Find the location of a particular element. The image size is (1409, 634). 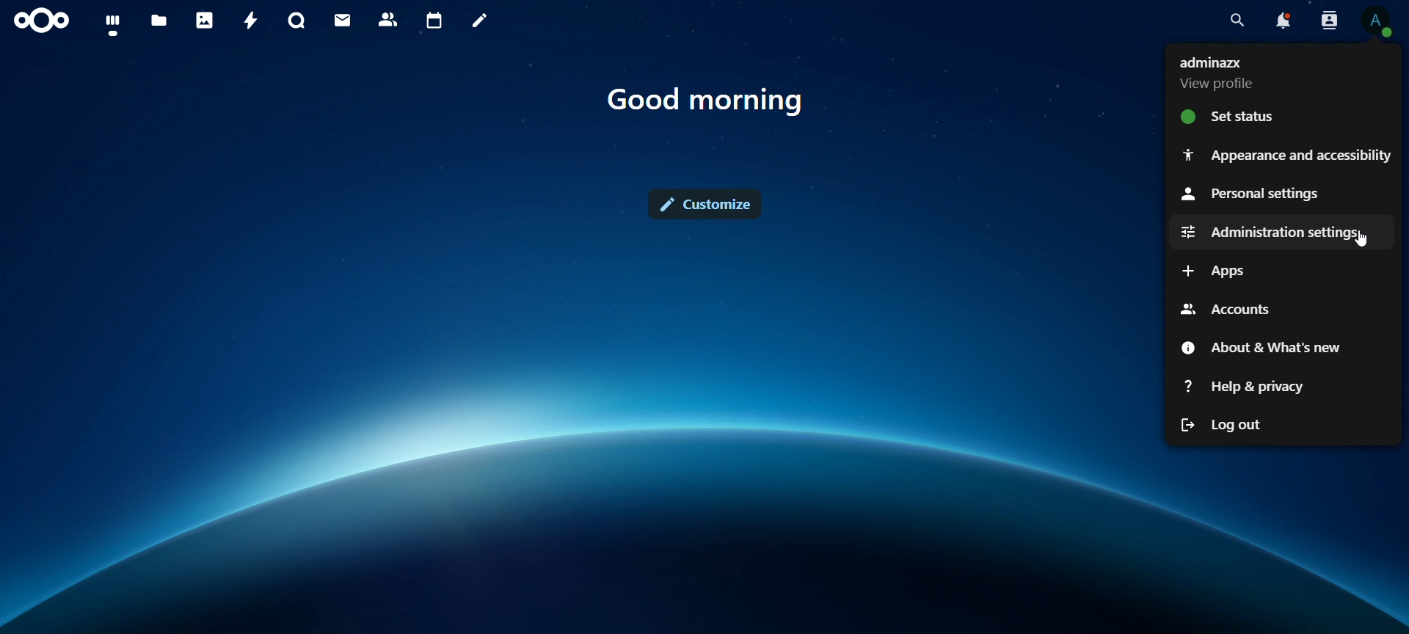

log out is located at coordinates (1223, 424).